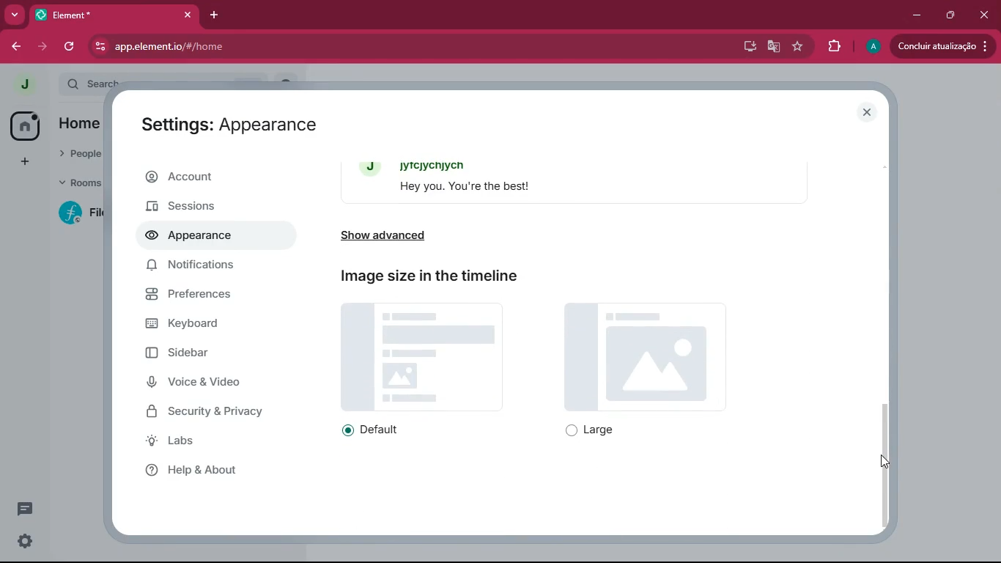 The width and height of the screenshot is (1001, 563). What do you see at coordinates (210, 356) in the screenshot?
I see `sidebar` at bounding box center [210, 356].